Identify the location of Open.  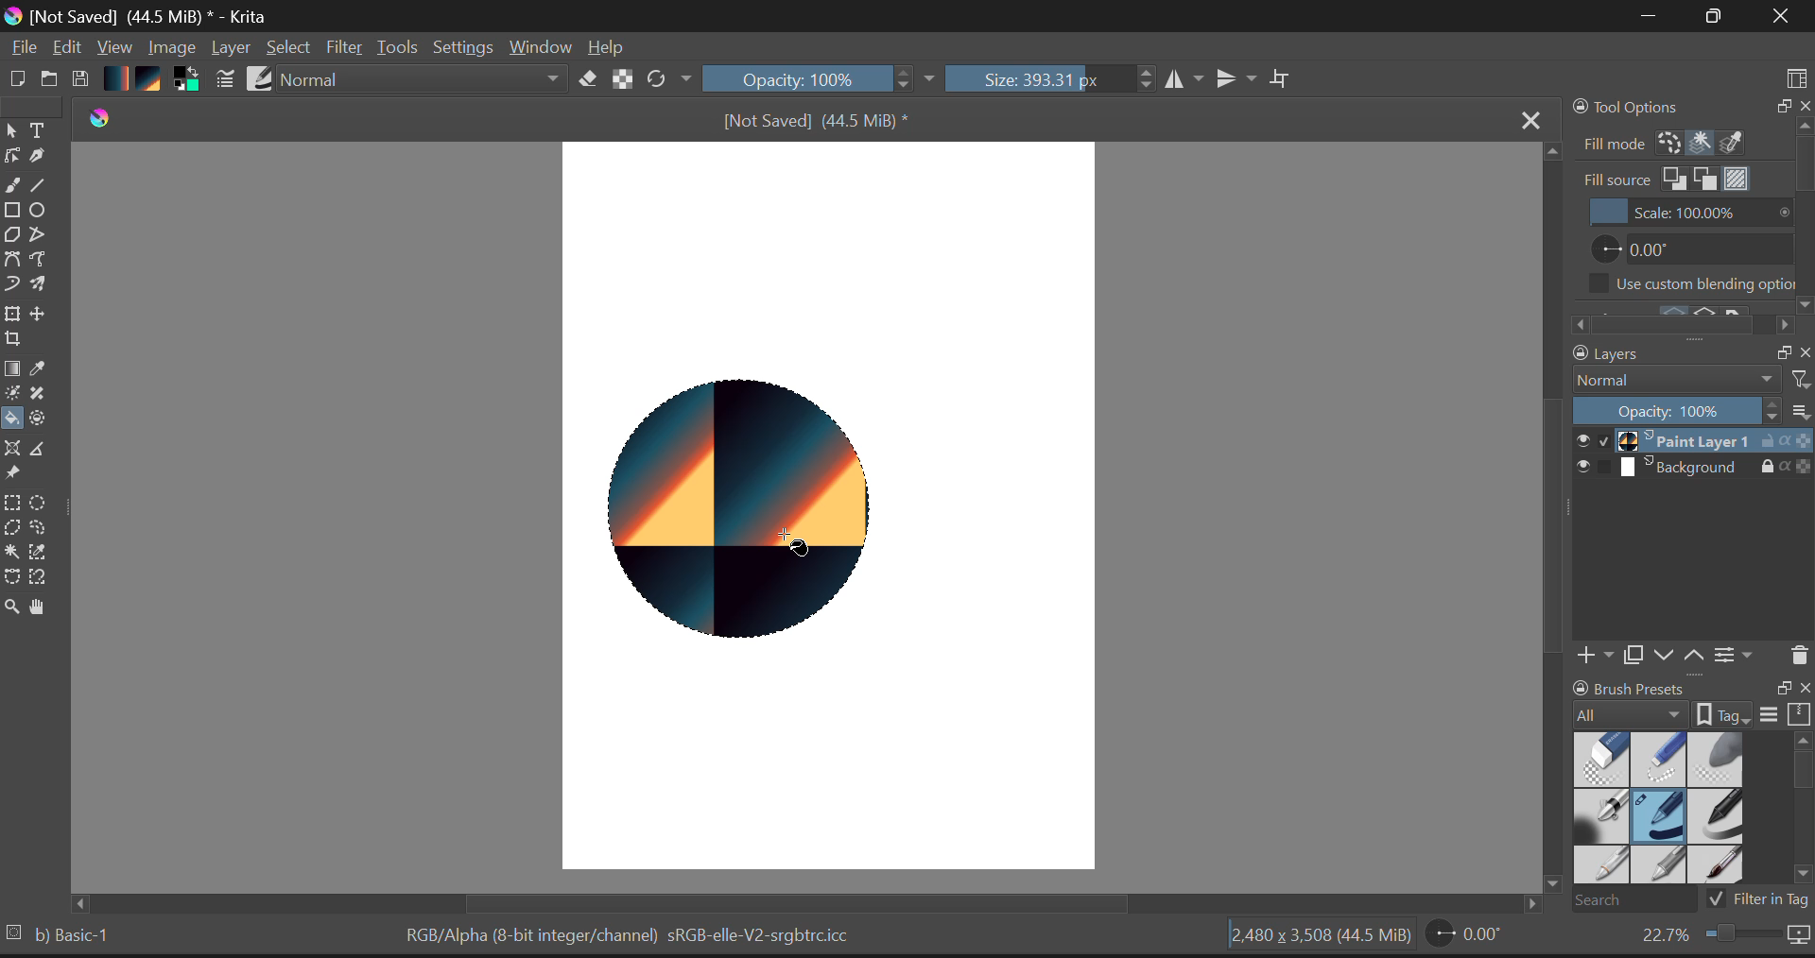
(50, 76).